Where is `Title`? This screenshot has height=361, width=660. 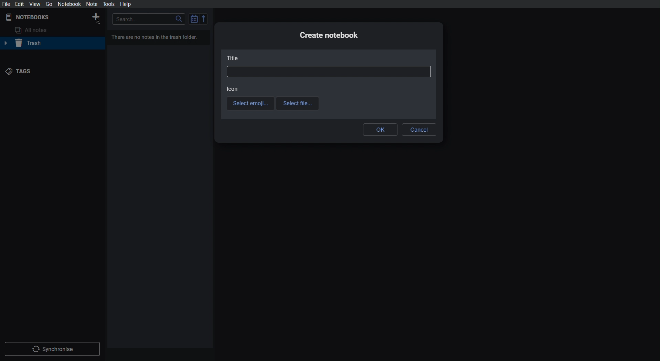 Title is located at coordinates (329, 72).